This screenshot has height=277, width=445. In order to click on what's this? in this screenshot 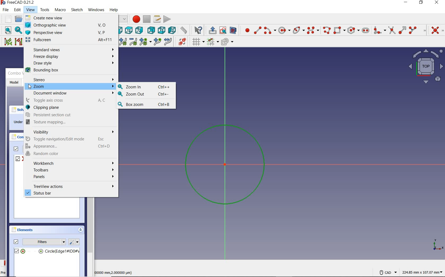, I will do `click(198, 30)`.